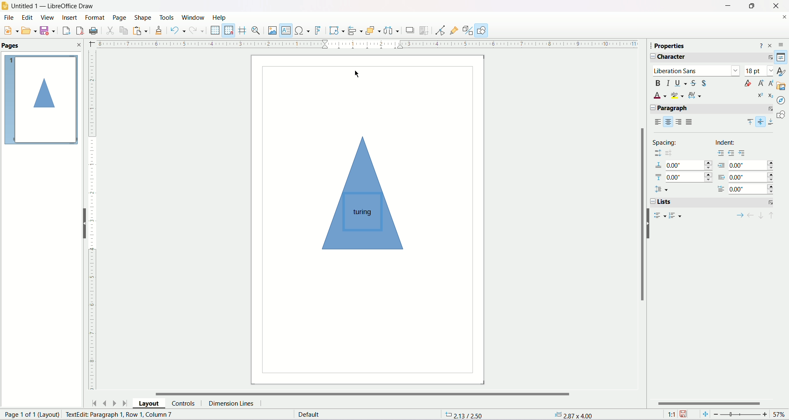  I want to click on Move to last page, so click(127, 402).